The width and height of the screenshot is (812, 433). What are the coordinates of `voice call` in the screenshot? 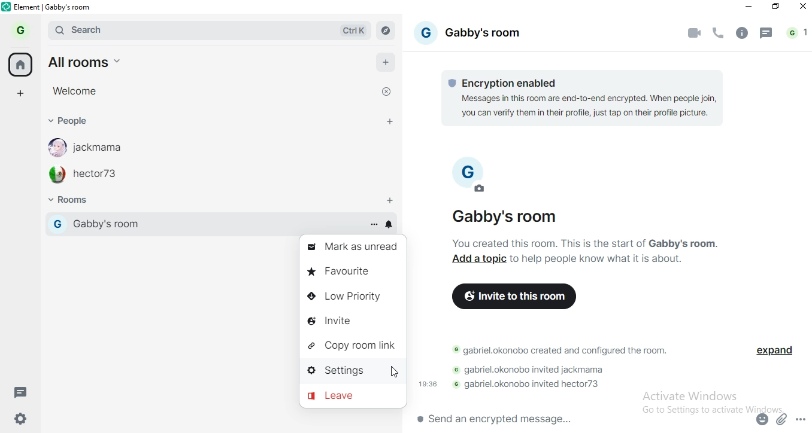 It's located at (717, 31).